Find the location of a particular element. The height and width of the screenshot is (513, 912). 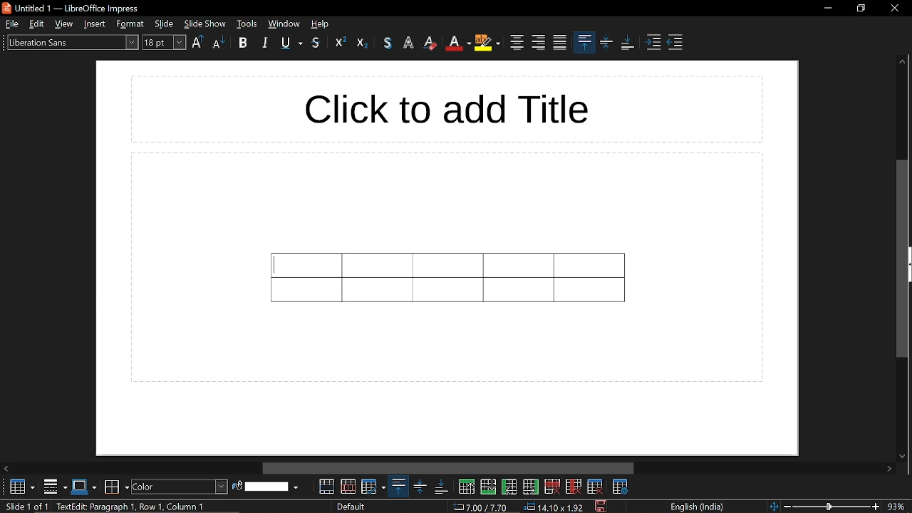

align top is located at coordinates (585, 42).